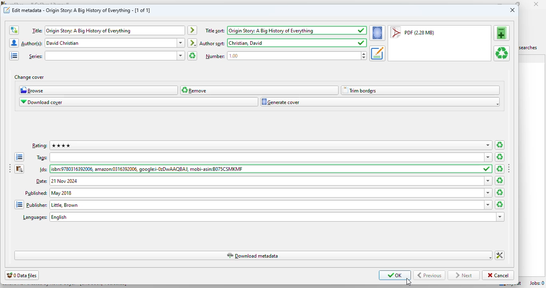  I want to click on increase or decrease numbers, so click(364, 55).